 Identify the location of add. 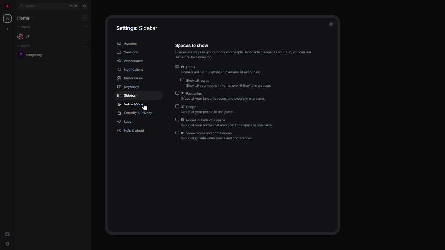
(86, 46).